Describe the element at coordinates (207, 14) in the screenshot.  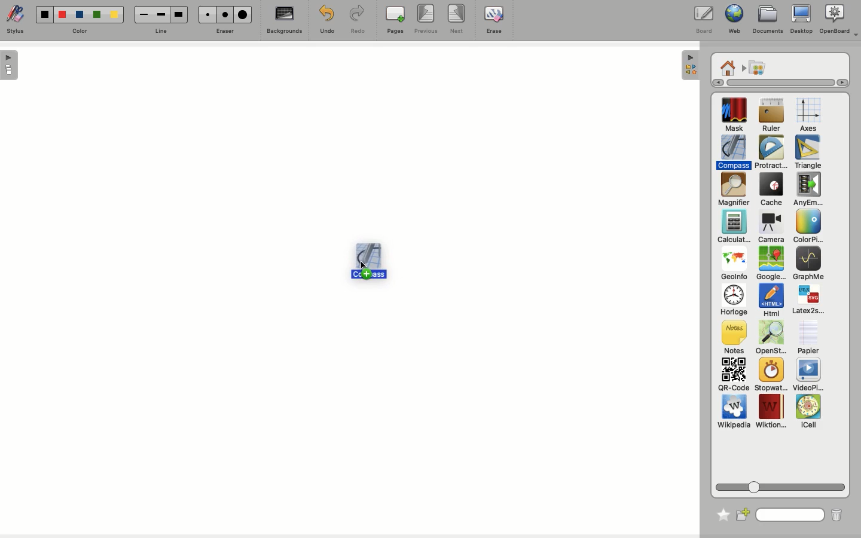
I see `eraser1` at that location.